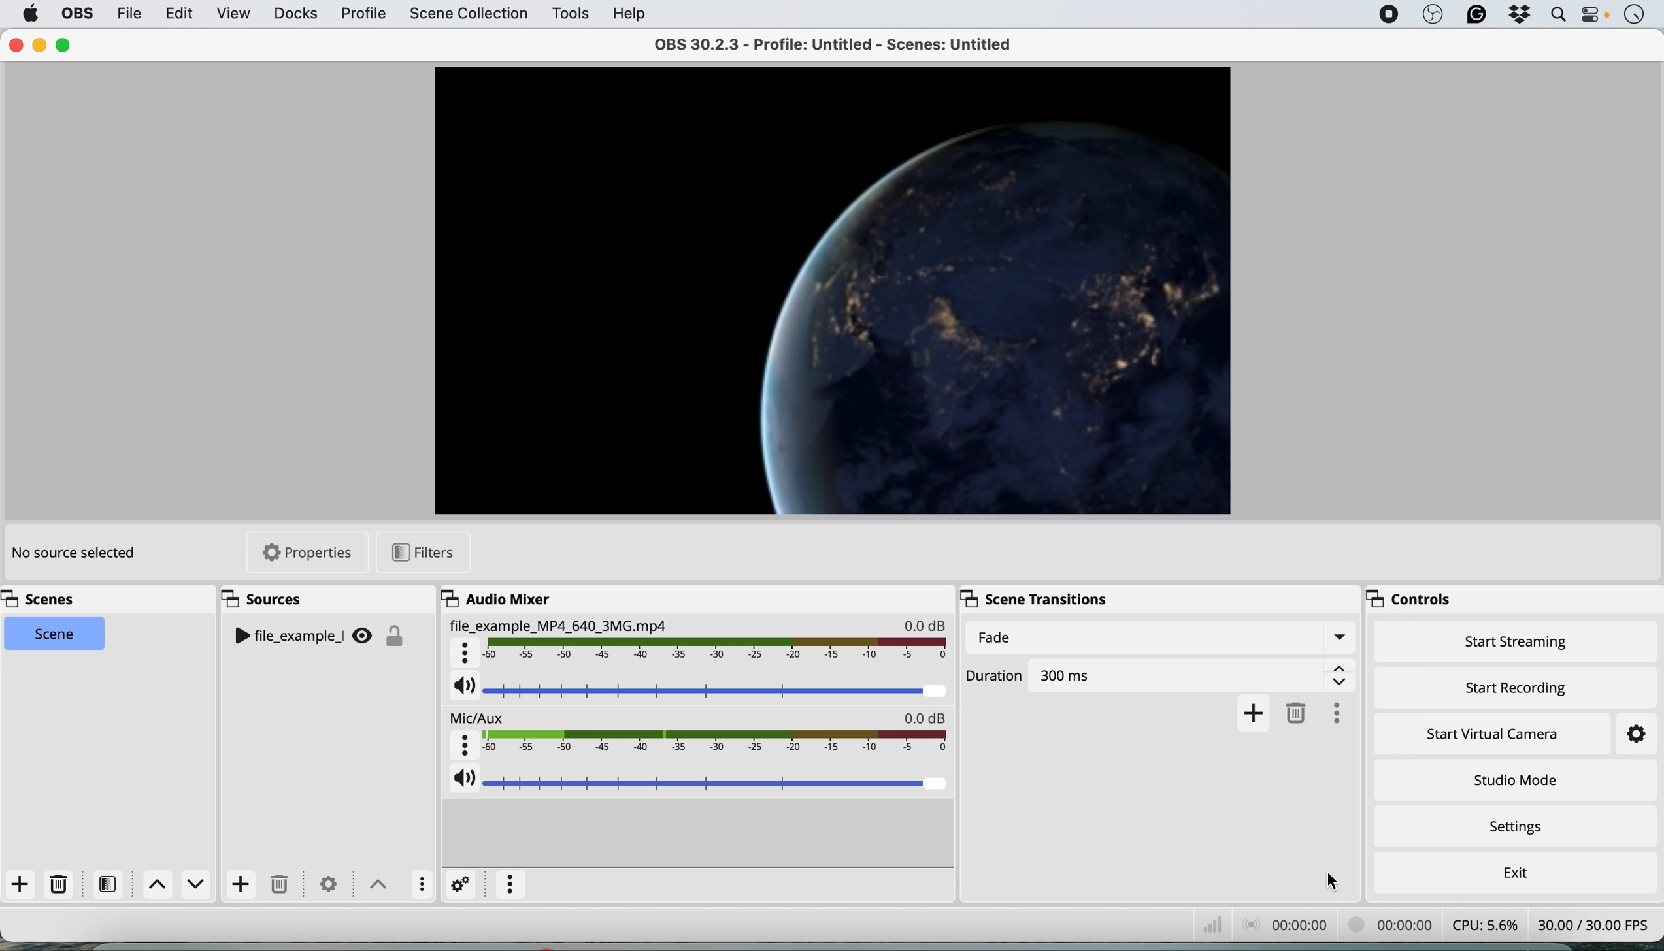  Describe the element at coordinates (493, 598) in the screenshot. I see `audio mixer` at that location.